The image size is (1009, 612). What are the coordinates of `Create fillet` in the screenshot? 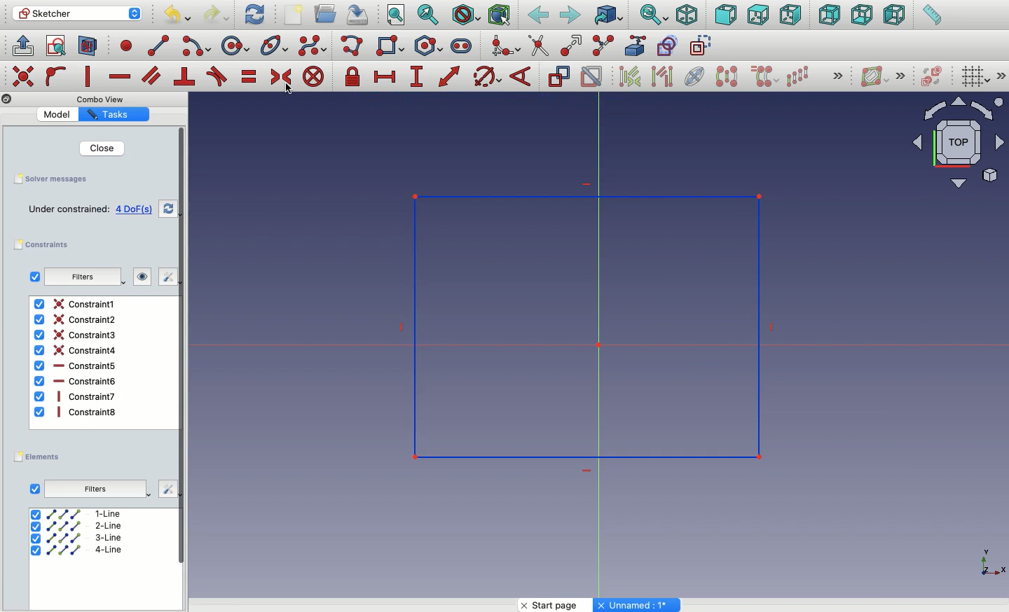 It's located at (504, 47).